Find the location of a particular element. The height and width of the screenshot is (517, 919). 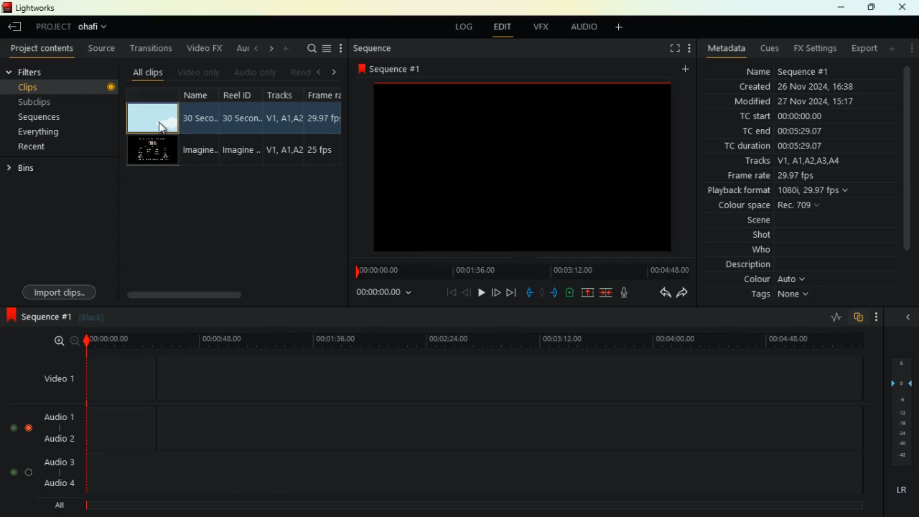

push is located at coordinates (556, 293).